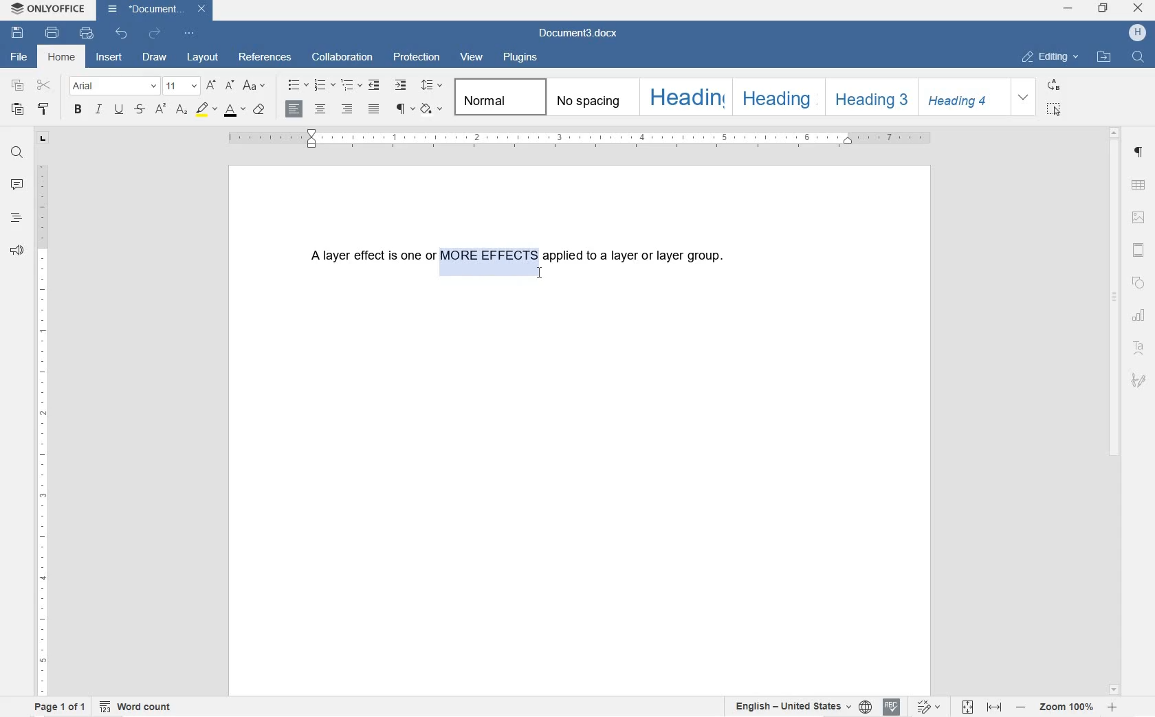  I want to click on HEADING 3, so click(870, 98).